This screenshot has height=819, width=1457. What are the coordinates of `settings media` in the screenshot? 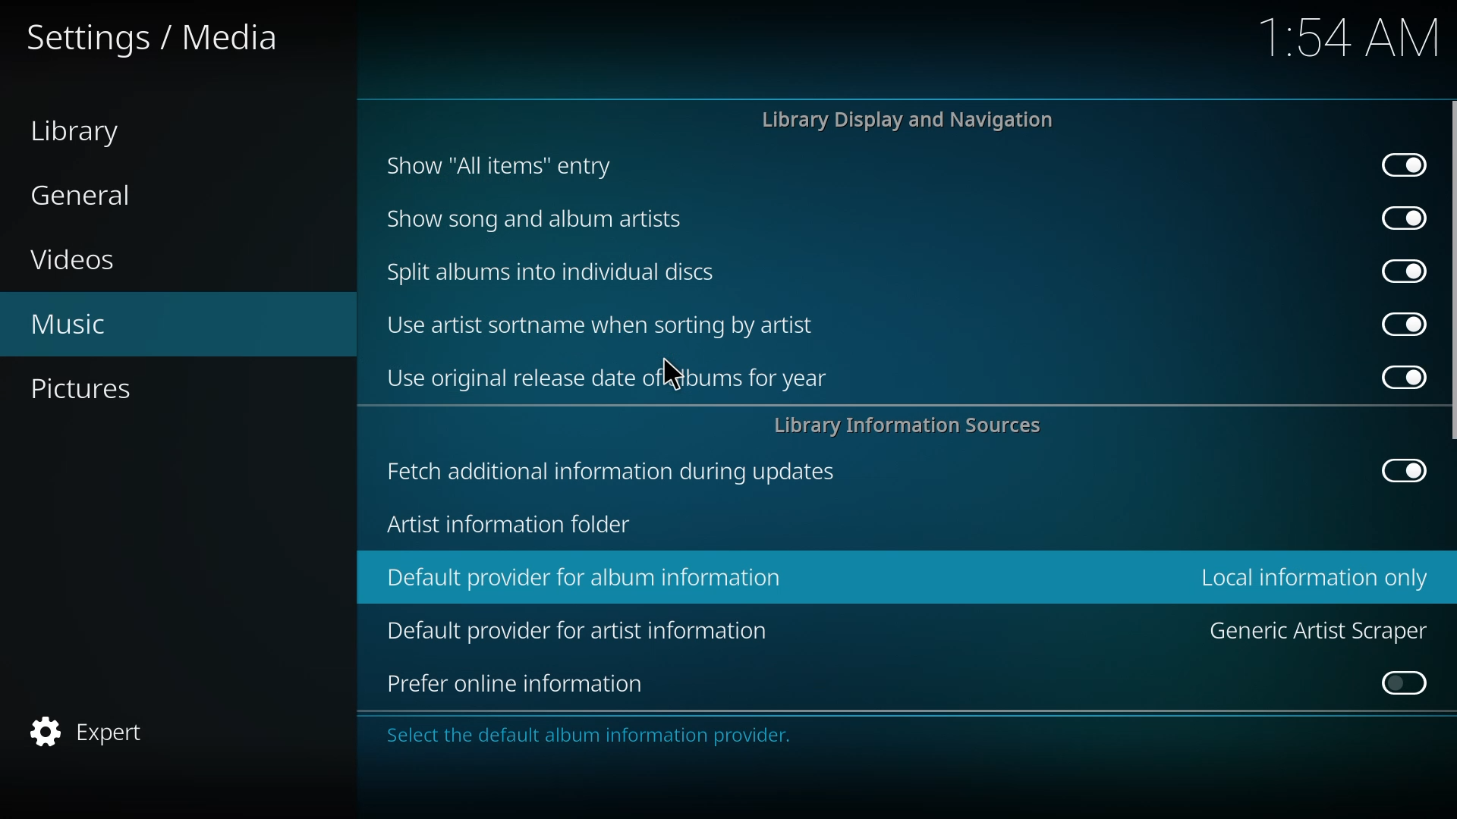 It's located at (157, 37).